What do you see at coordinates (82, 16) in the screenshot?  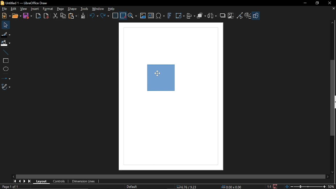 I see `Clone` at bounding box center [82, 16].